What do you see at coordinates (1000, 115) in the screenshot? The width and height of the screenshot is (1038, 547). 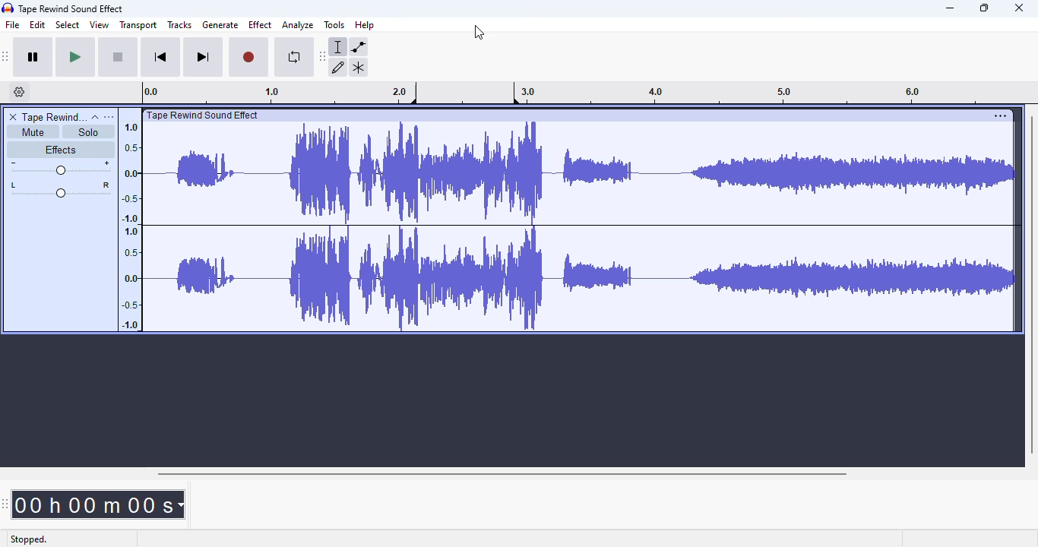 I see `settings` at bounding box center [1000, 115].